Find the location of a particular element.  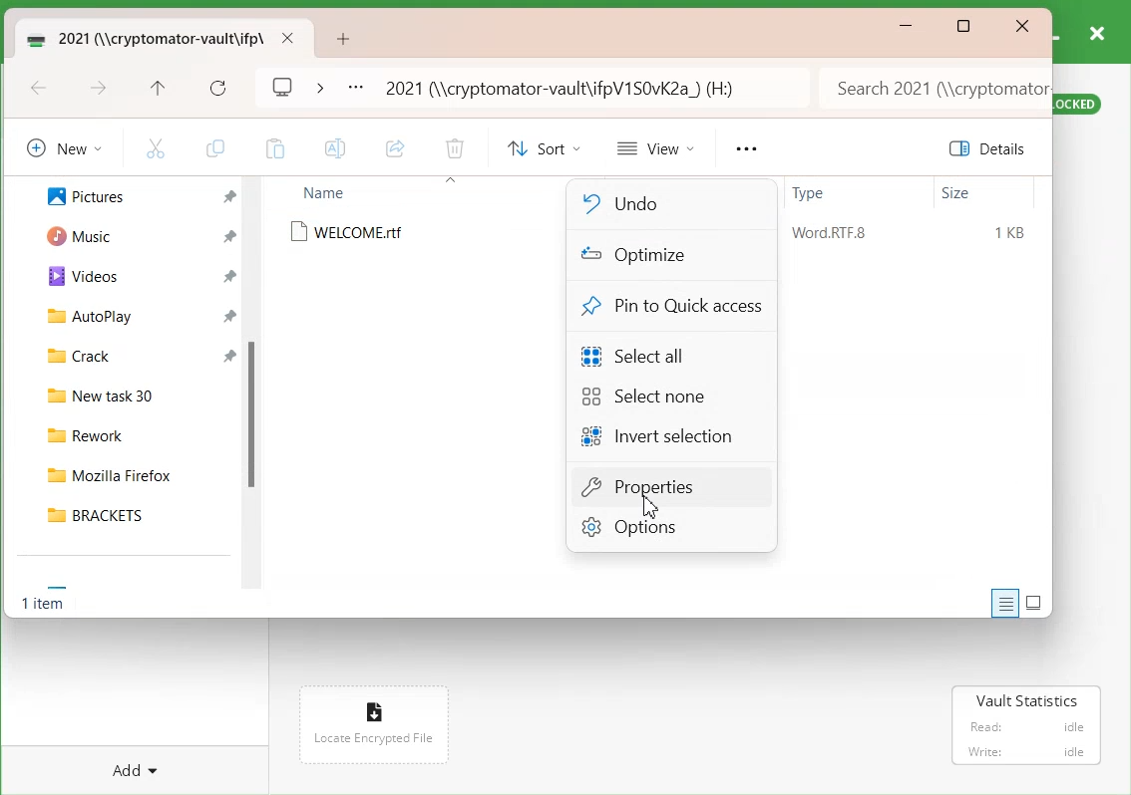

Size is located at coordinates (956, 193).